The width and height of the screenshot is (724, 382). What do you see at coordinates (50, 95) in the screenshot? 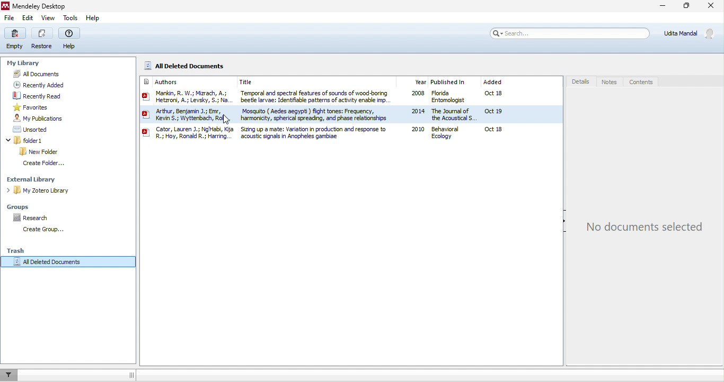
I see `recently read` at bounding box center [50, 95].